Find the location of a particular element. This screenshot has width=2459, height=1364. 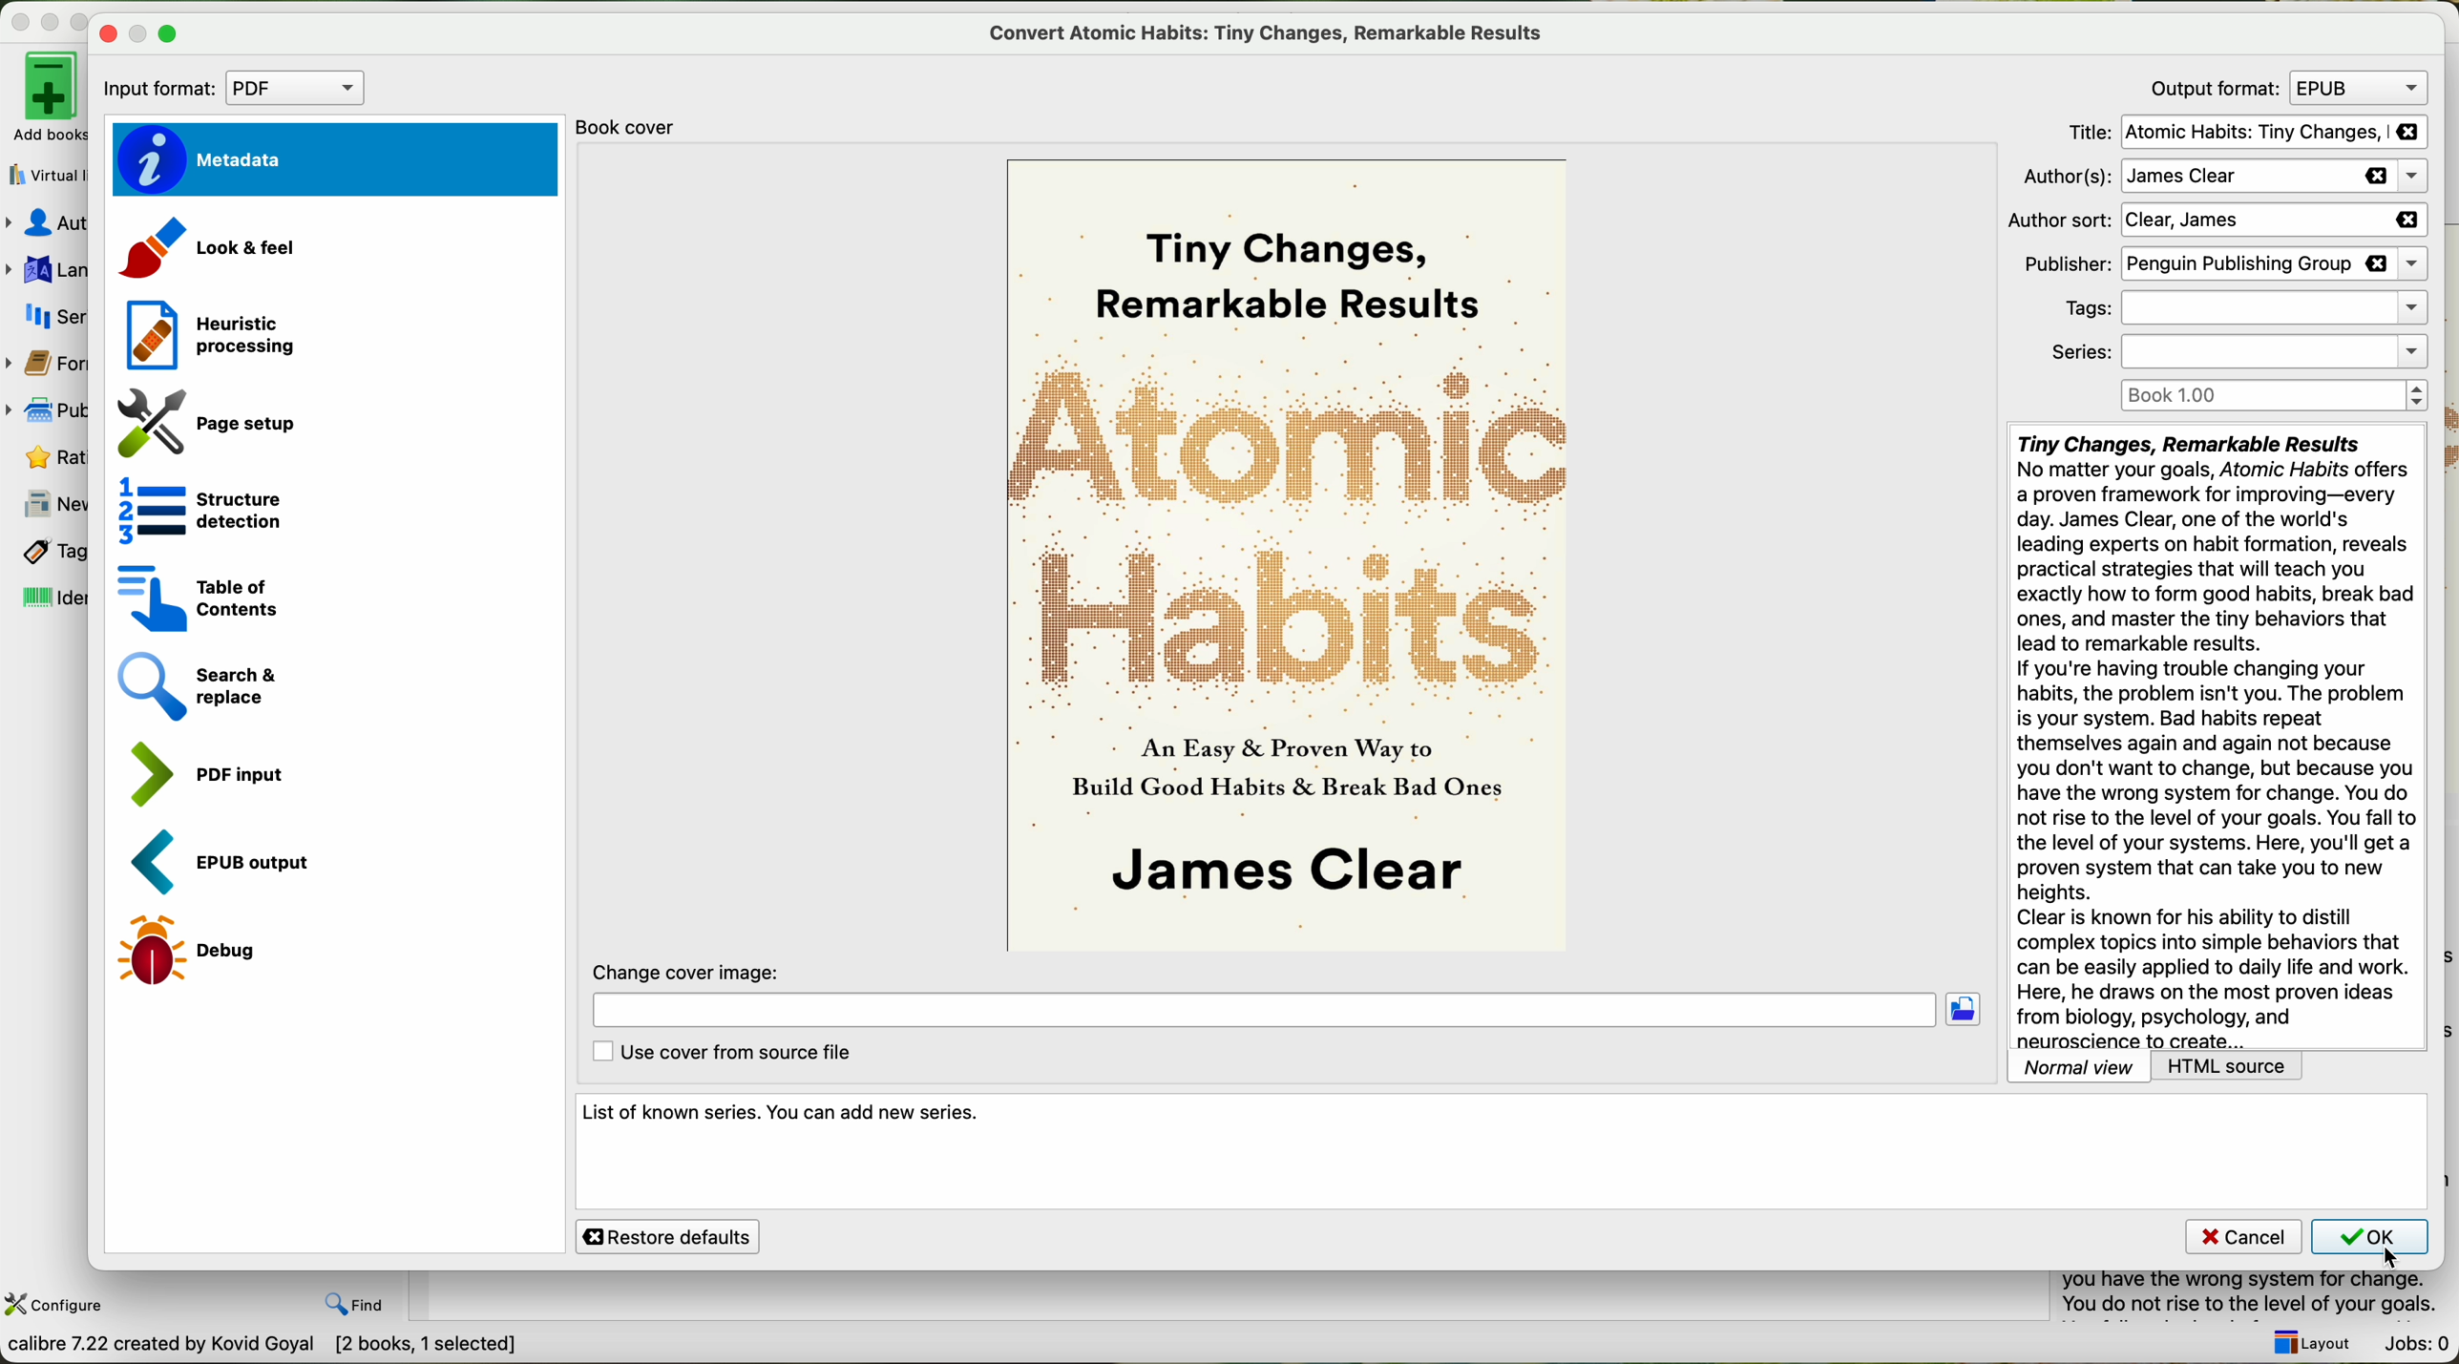

book cover is located at coordinates (637, 127).